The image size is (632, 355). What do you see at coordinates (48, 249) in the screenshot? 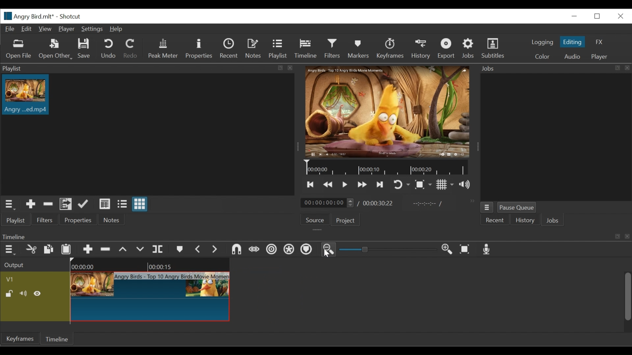
I see `Copy` at bounding box center [48, 249].